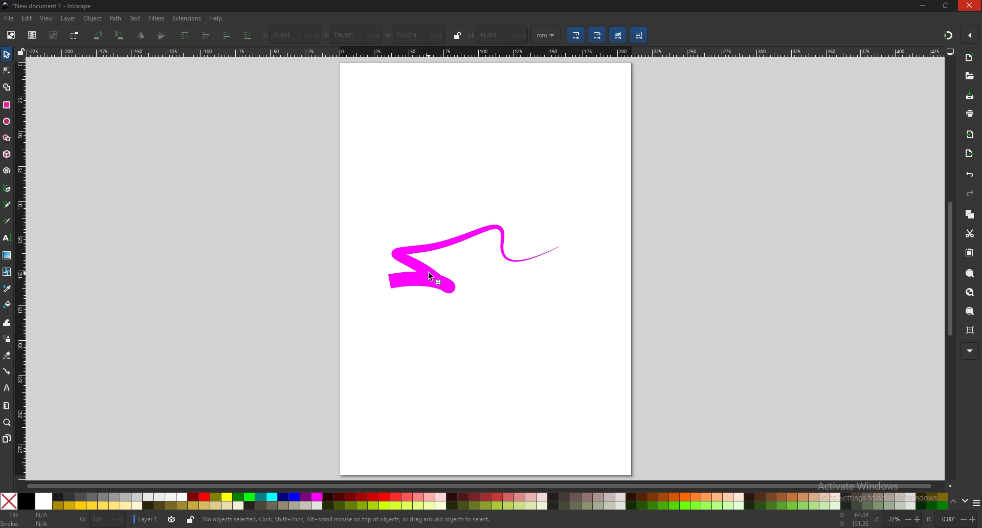 The height and width of the screenshot is (528, 982). I want to click on extensions, so click(188, 18).